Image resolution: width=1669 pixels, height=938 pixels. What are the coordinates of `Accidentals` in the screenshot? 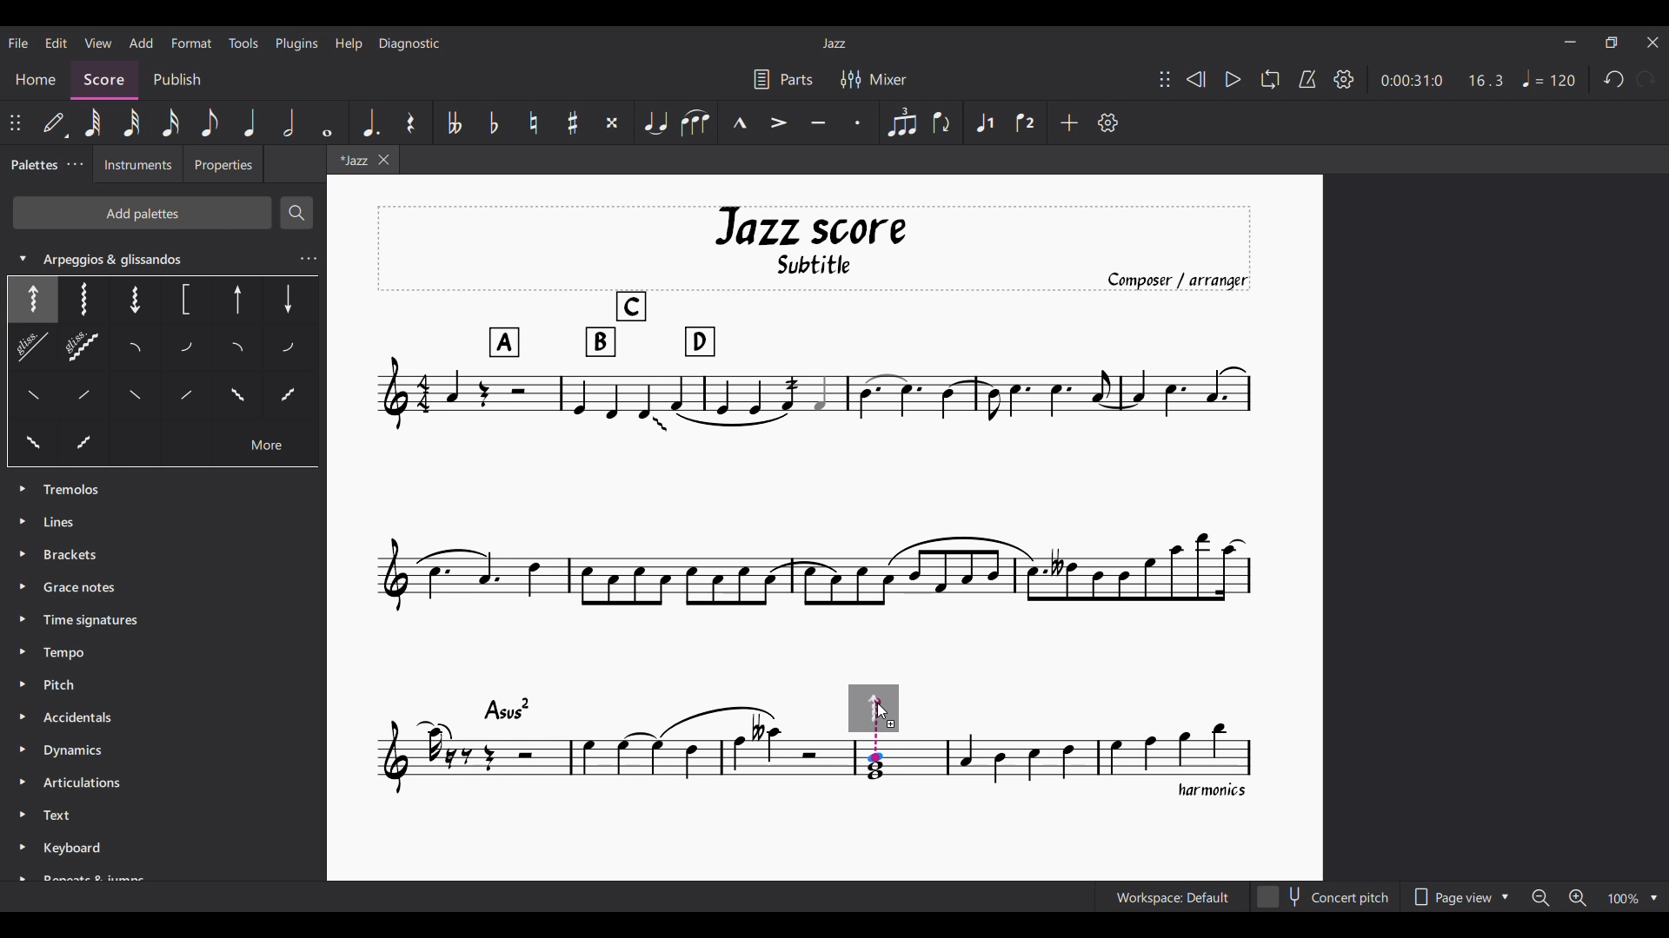 It's located at (77, 720).